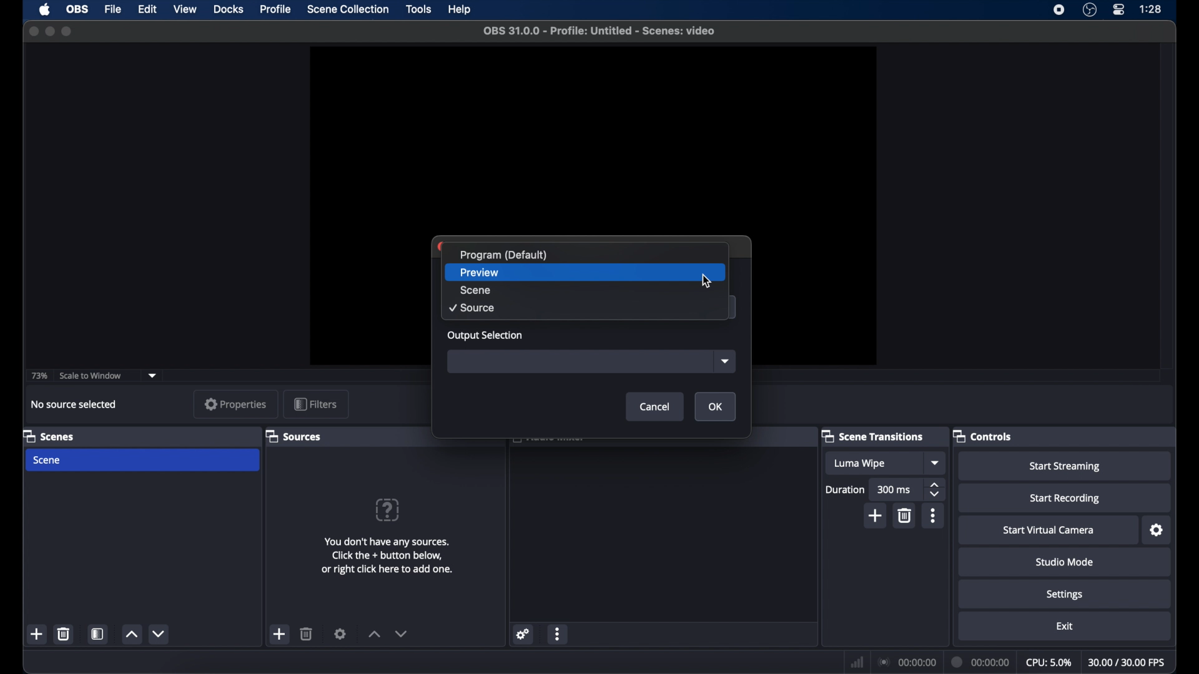 The height and width of the screenshot is (674, 1199). What do you see at coordinates (1150, 9) in the screenshot?
I see `time` at bounding box center [1150, 9].